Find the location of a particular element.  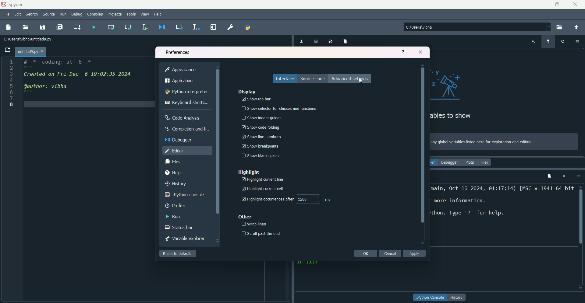

run selection is located at coordinates (145, 27).